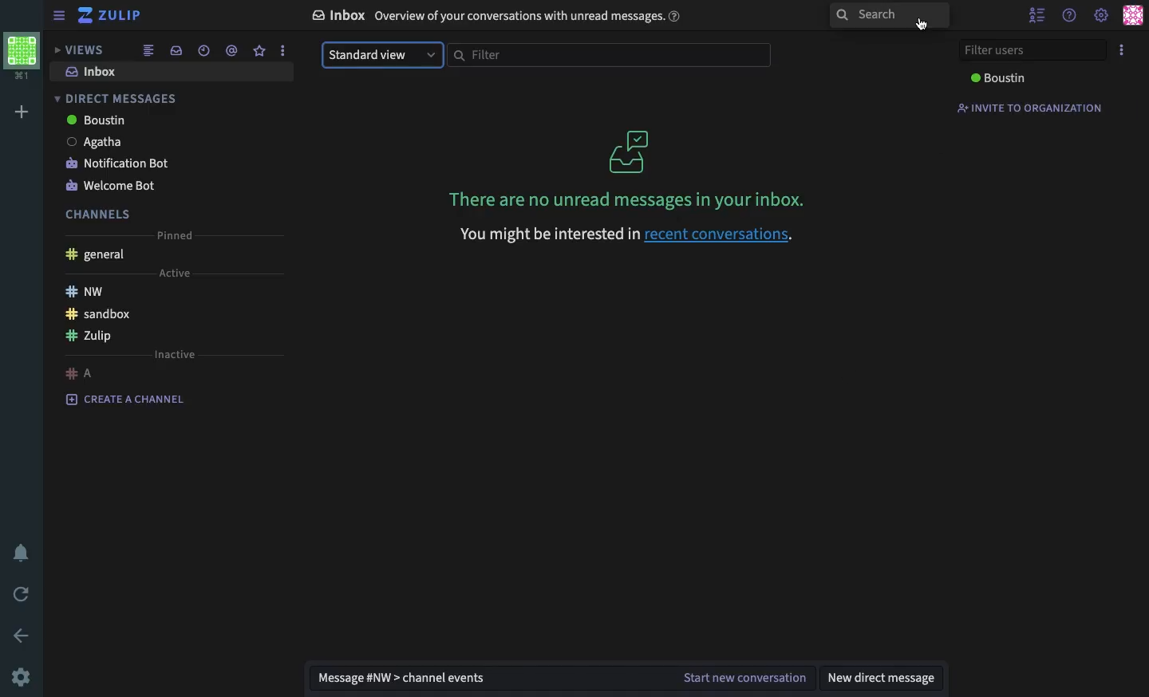  What do you see at coordinates (176, 49) in the screenshot?
I see `inbox` at bounding box center [176, 49].